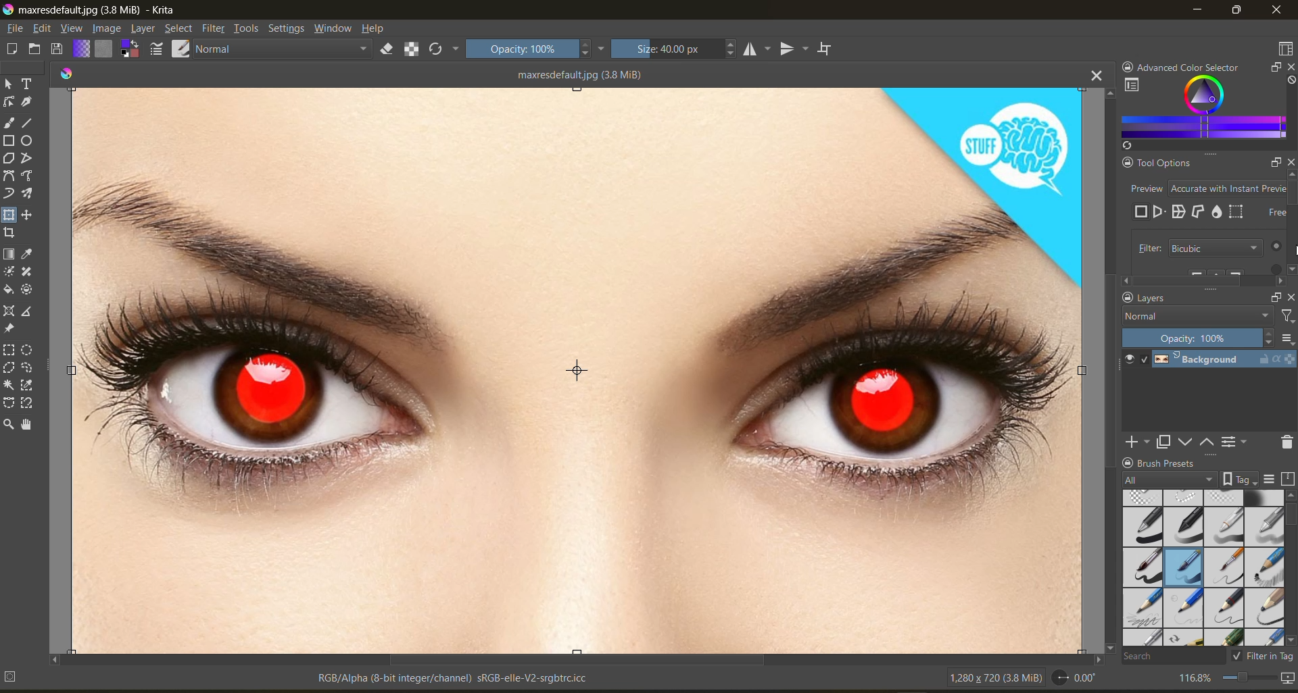 The image size is (1298, 693). Describe the element at coordinates (27, 272) in the screenshot. I see `tool` at that location.